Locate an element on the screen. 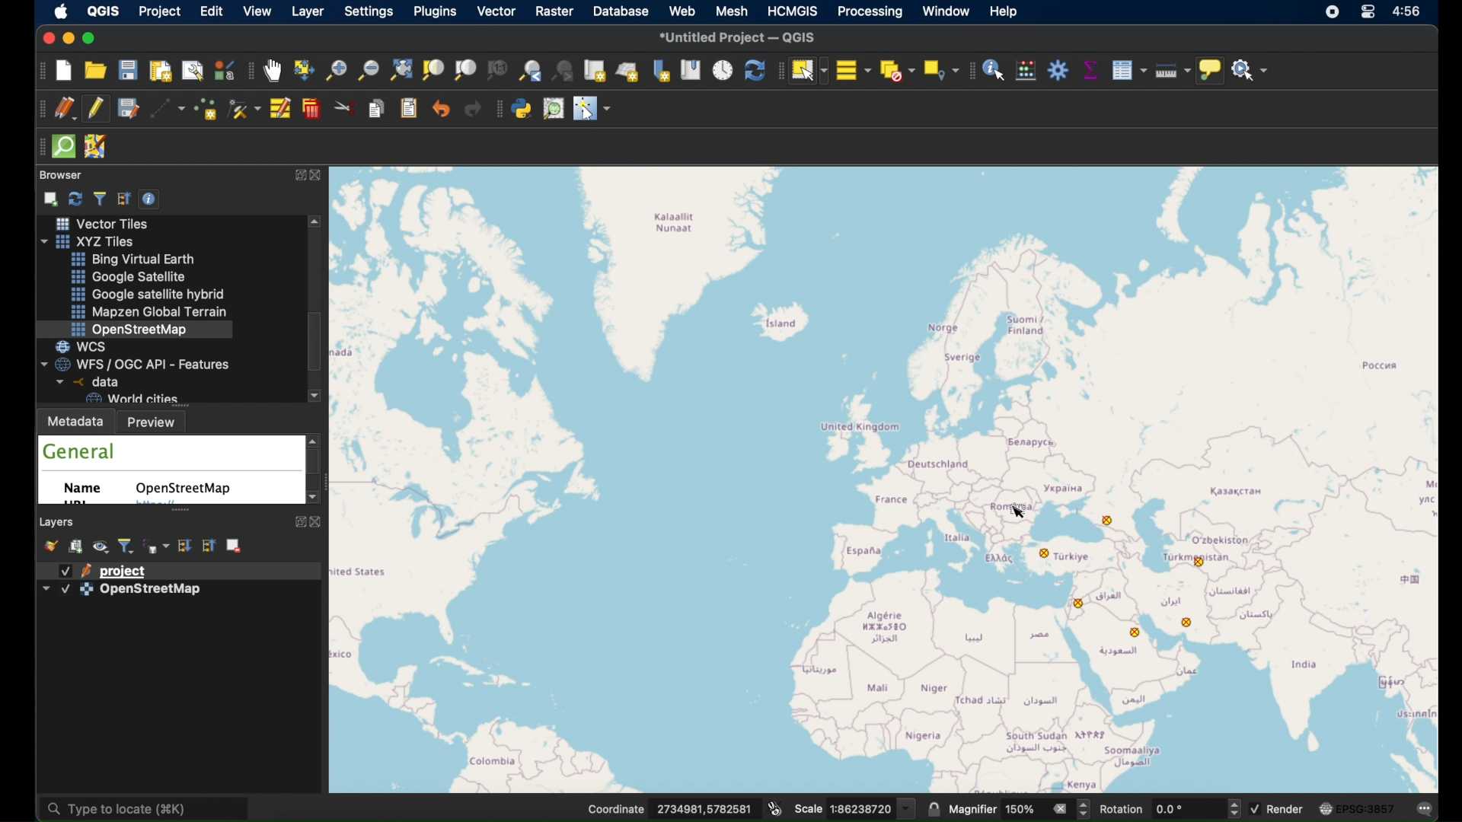 This screenshot has width=1462, height=822. scroll box is located at coordinates (314, 464).